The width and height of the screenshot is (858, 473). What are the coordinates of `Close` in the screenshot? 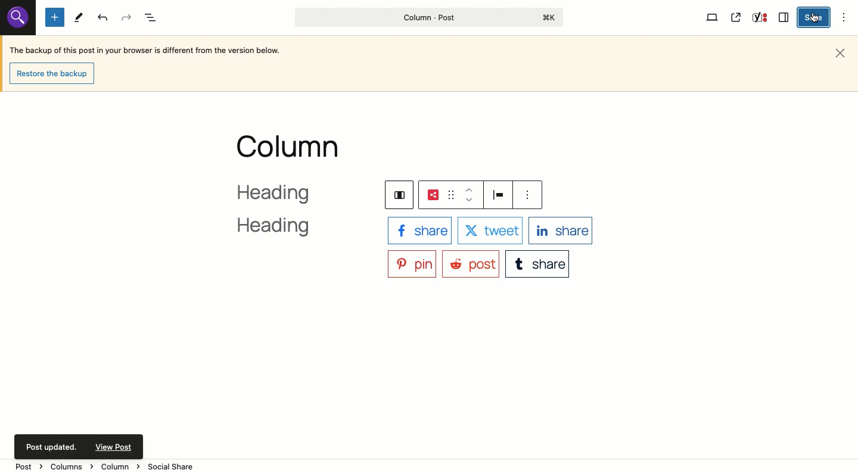 It's located at (843, 52).